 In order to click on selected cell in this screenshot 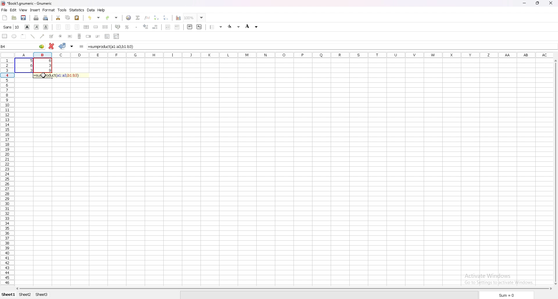, I will do `click(23, 46)`.